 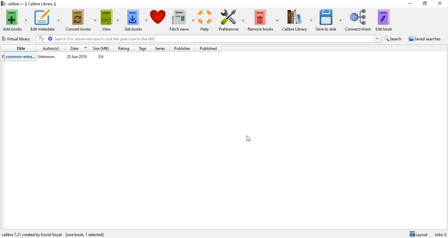 I want to click on Remove books, so click(x=264, y=18).